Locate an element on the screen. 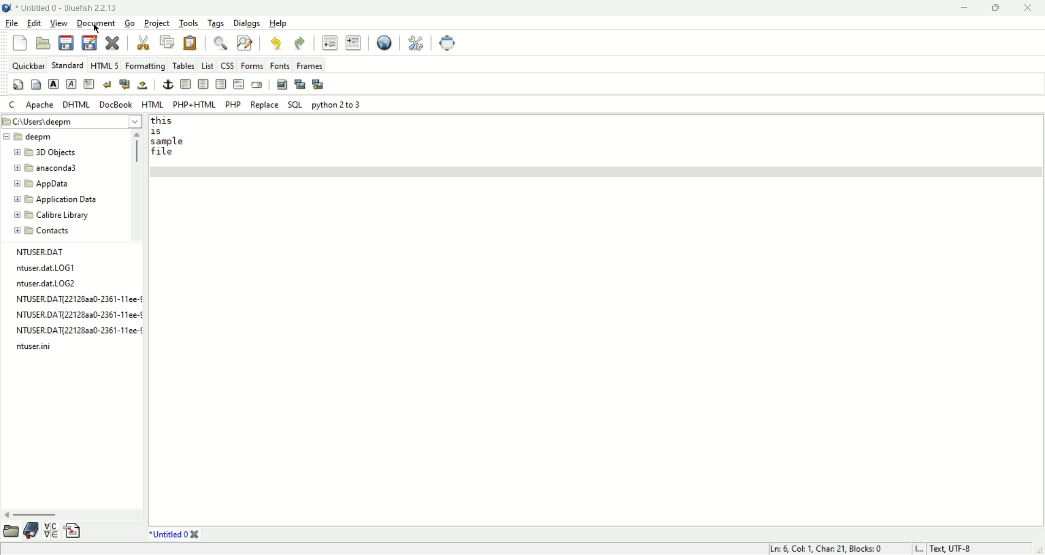 The height and width of the screenshot is (555, 1045). undo is located at coordinates (275, 44).